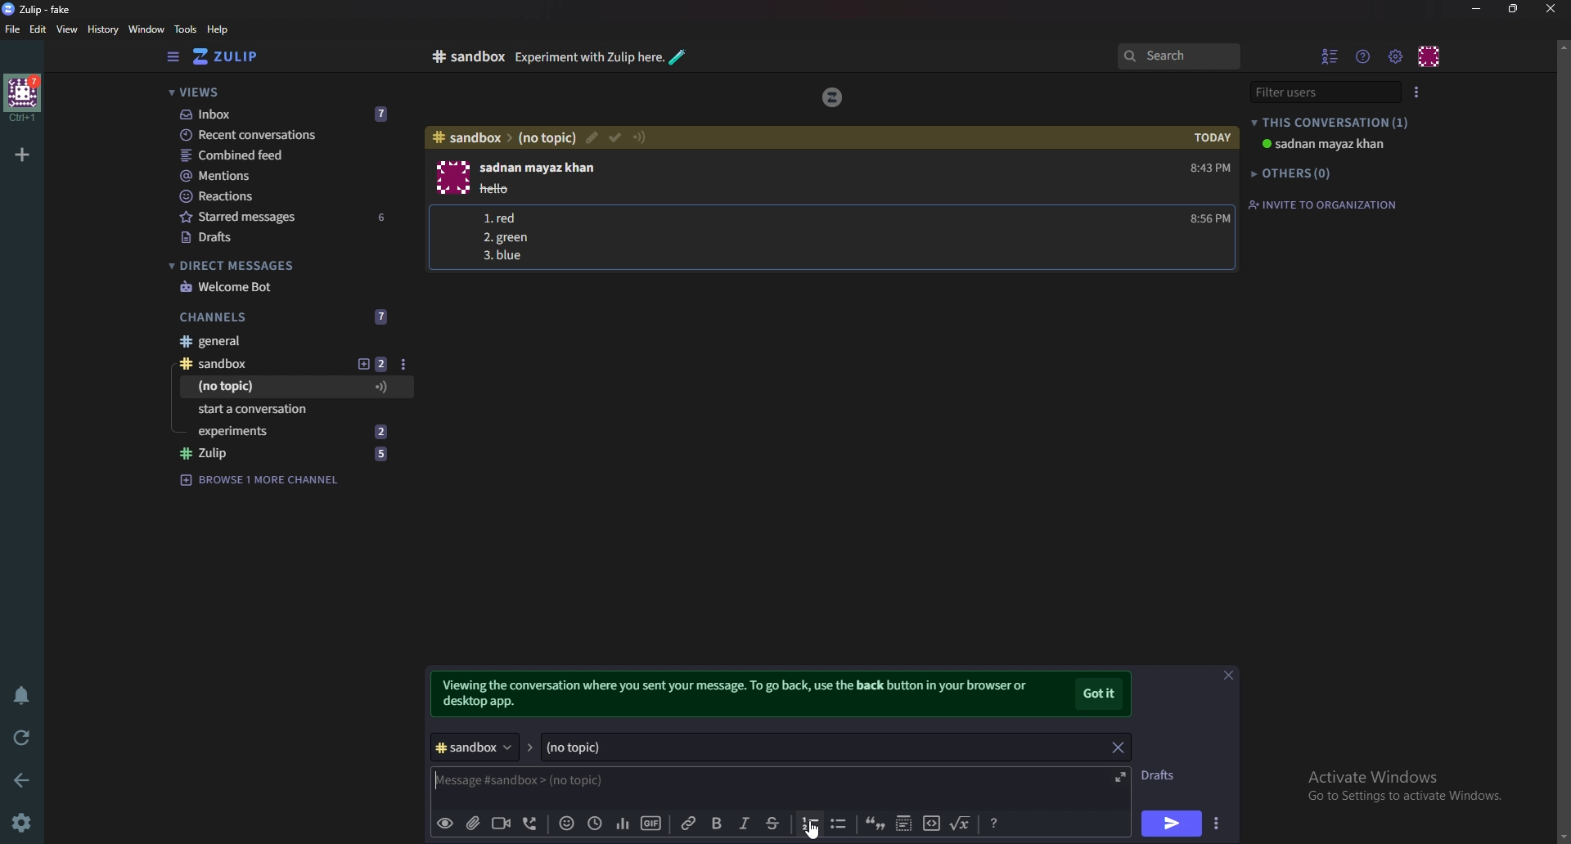 Image resolution: width=1571 pixels, height=844 pixels. I want to click on Bullet list, so click(838, 824).